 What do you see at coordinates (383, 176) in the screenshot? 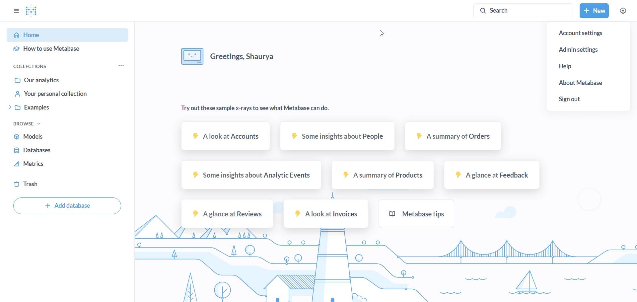
I see `A summary of products sample` at bounding box center [383, 176].